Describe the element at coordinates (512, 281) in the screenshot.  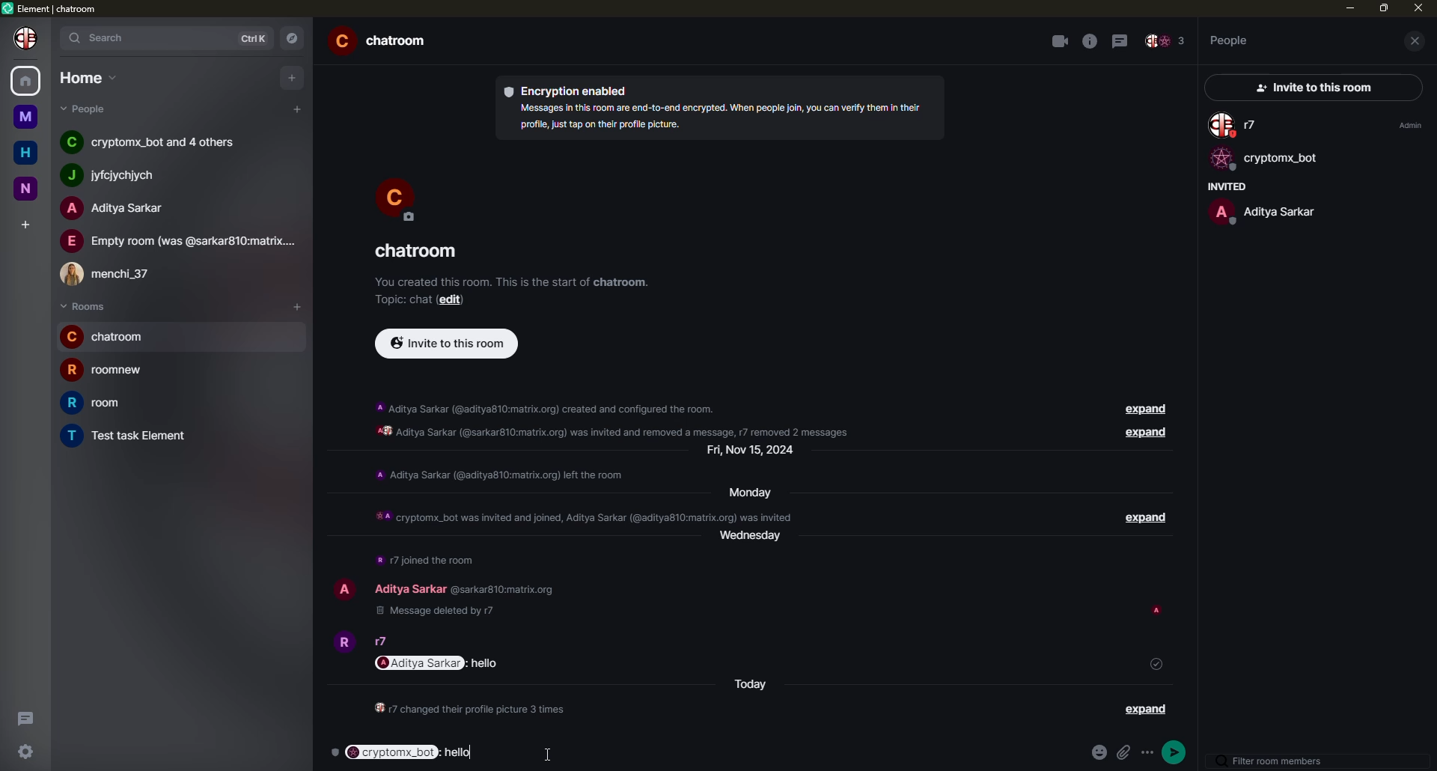
I see `info` at that location.